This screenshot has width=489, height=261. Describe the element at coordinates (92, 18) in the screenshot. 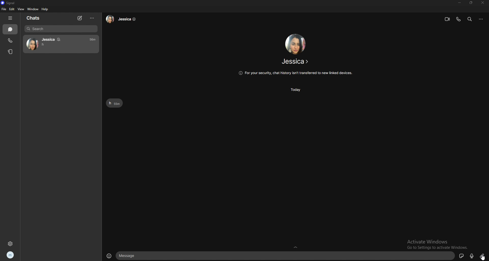

I see `options` at that location.